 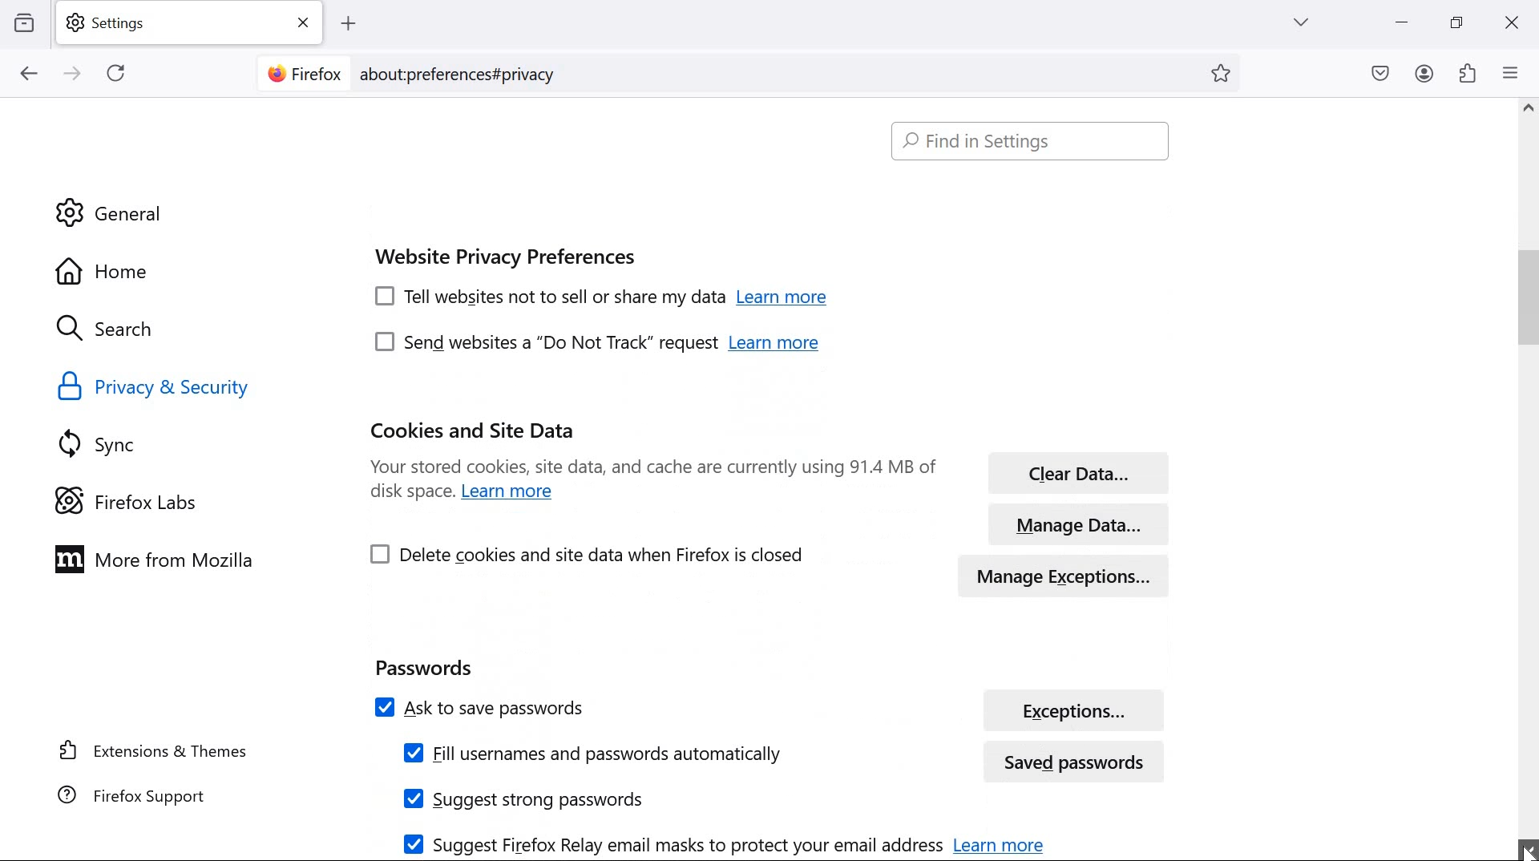 I want to click on Suggest Firefox Relay email masks to protect your email address, so click(x=671, y=845).